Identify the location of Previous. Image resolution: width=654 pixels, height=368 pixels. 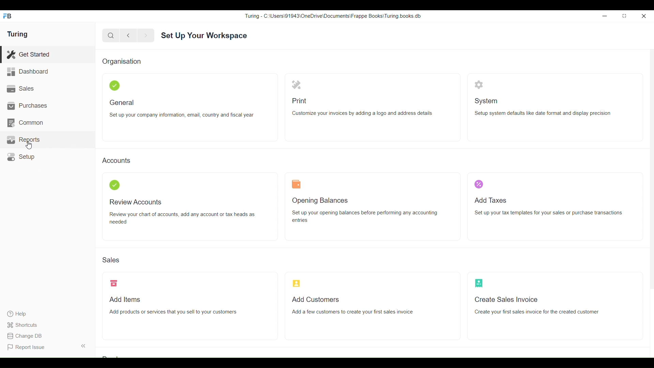
(129, 35).